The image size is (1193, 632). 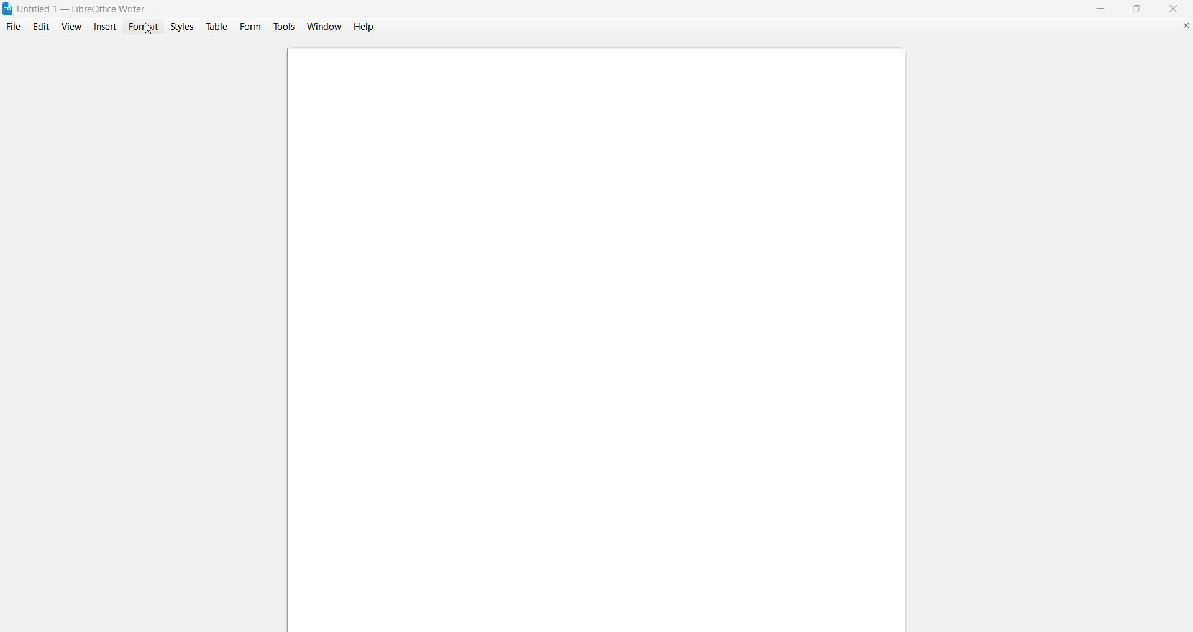 I want to click on tools, so click(x=284, y=25).